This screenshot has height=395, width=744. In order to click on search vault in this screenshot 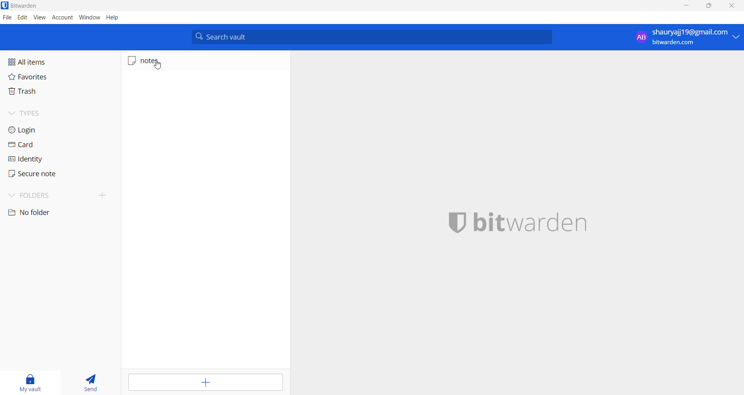, I will do `click(373, 37)`.